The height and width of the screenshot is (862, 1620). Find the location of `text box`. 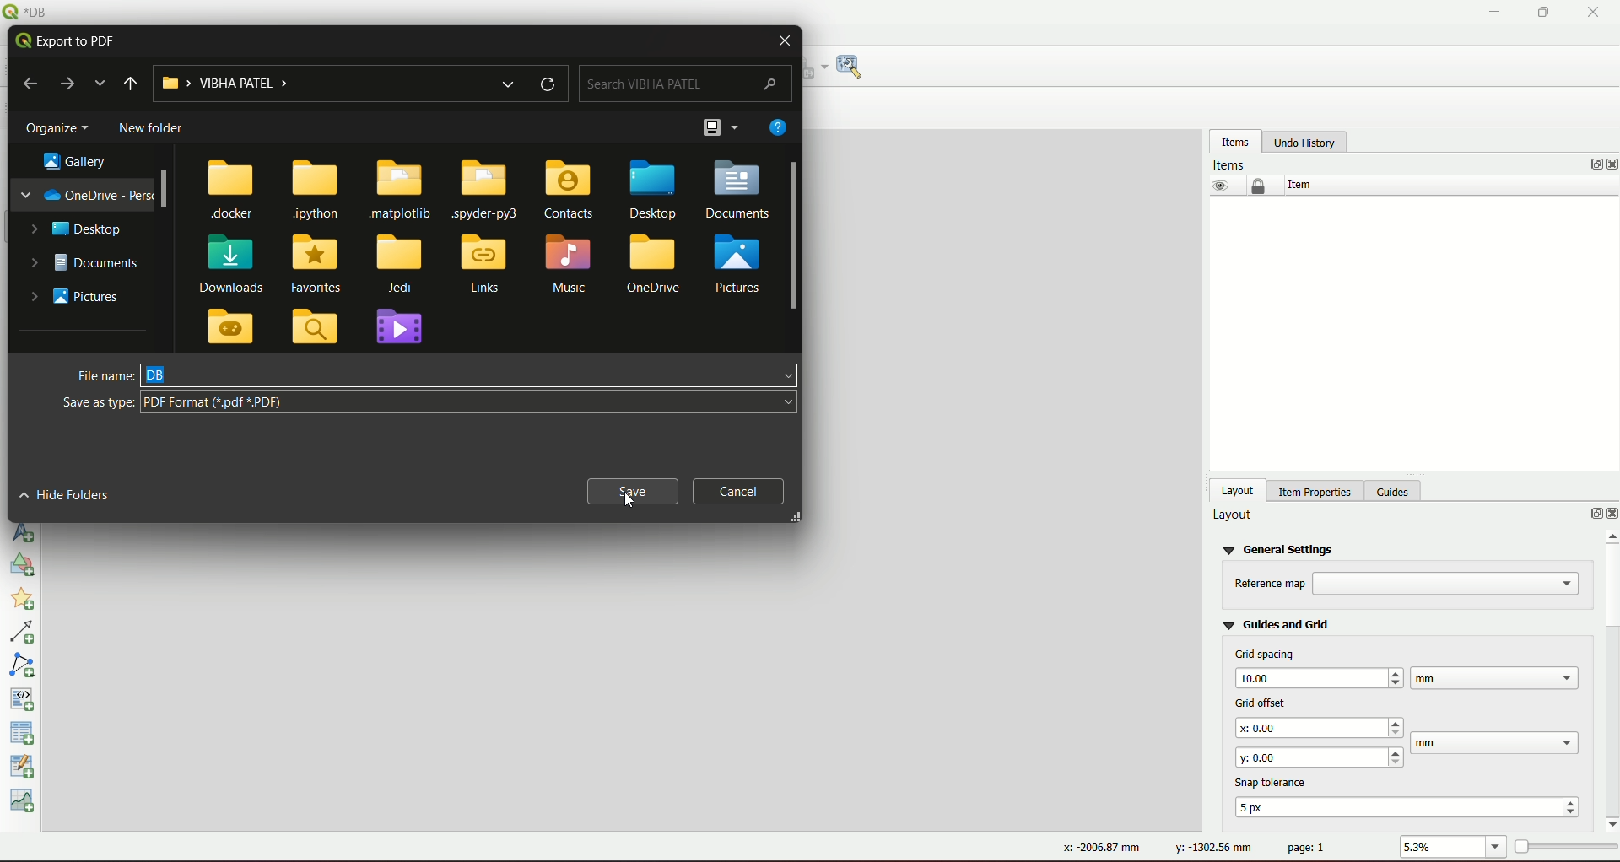

text box is located at coordinates (1447, 584).